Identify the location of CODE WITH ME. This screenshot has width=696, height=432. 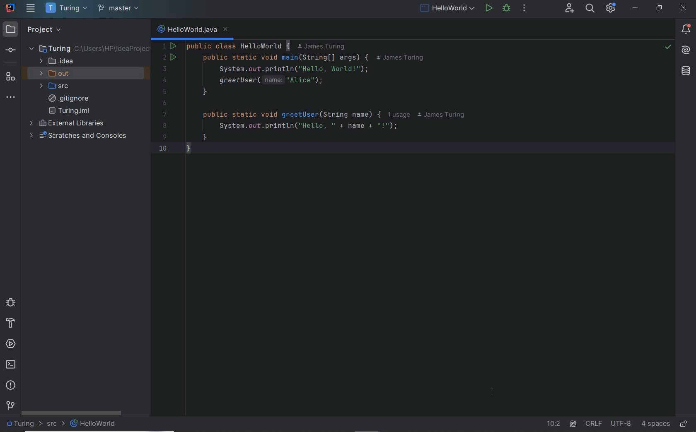
(569, 9).